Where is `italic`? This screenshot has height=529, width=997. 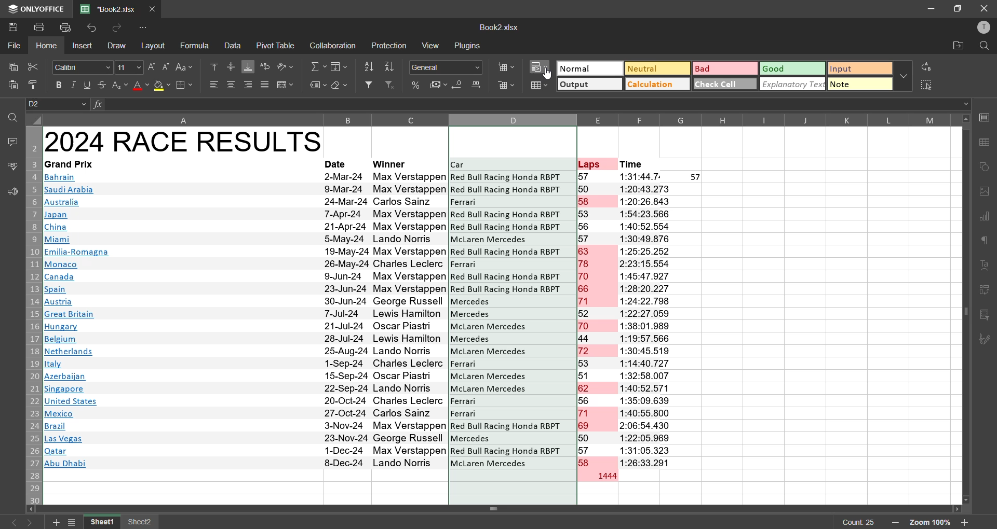
italic is located at coordinates (74, 85).